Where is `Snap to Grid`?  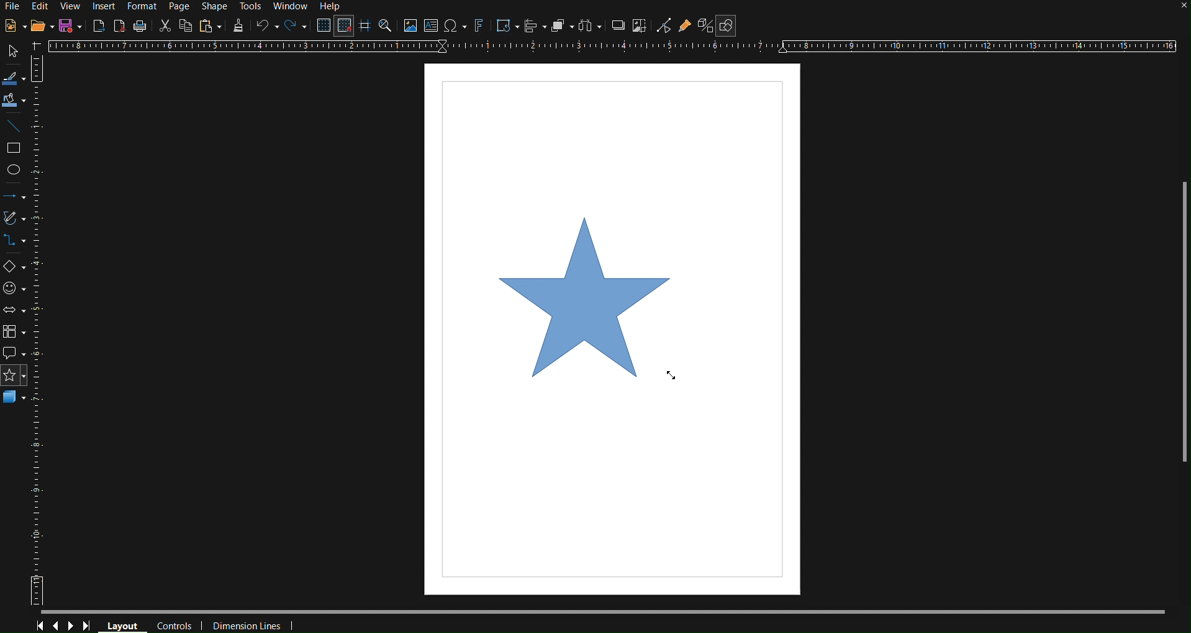 Snap to Grid is located at coordinates (344, 26).